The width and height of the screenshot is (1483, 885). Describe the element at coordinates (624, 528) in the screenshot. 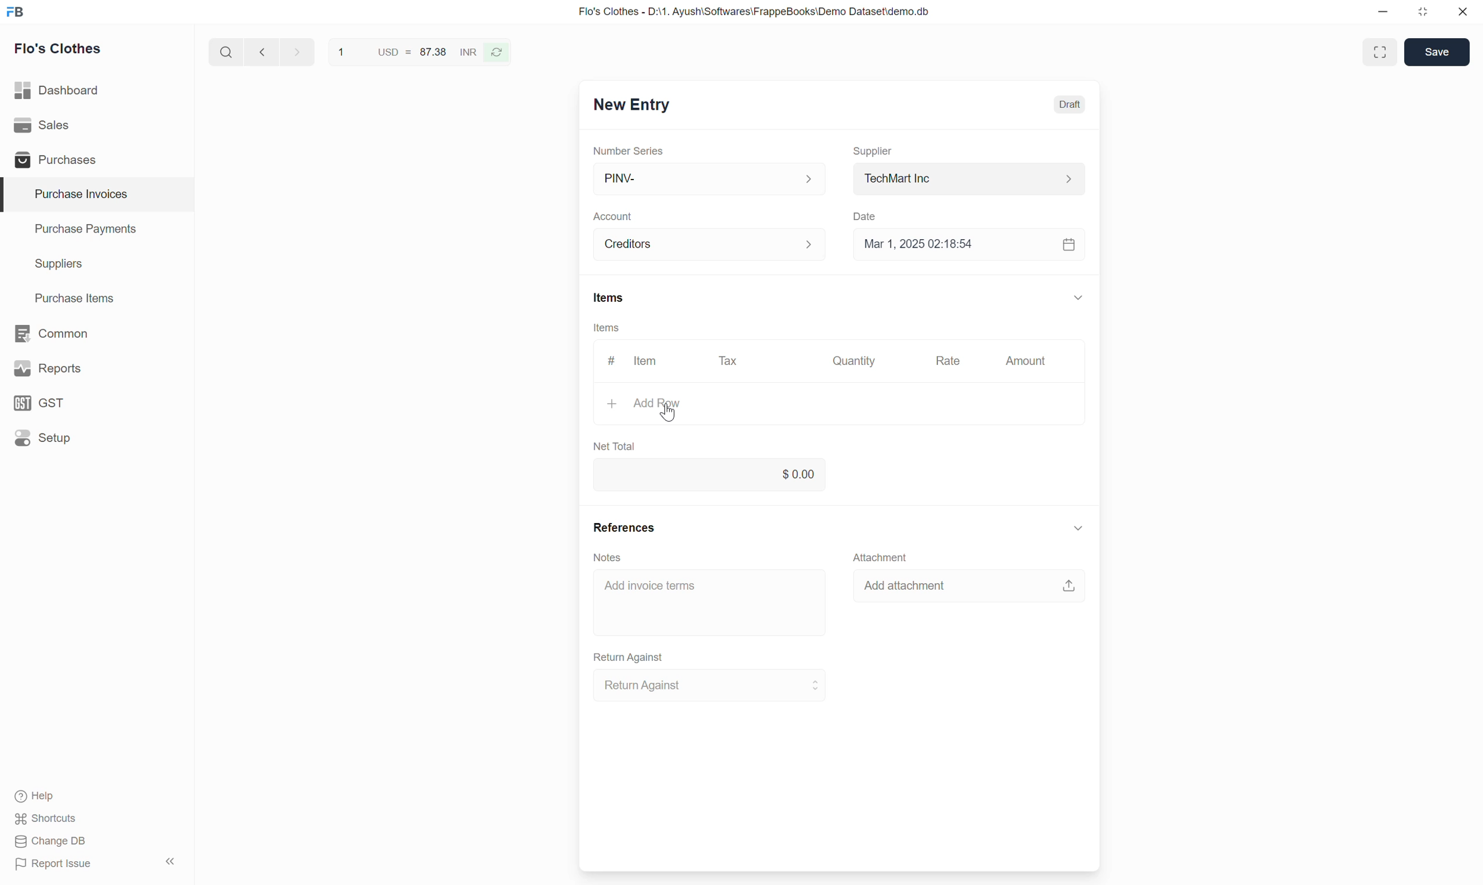

I see `References` at that location.